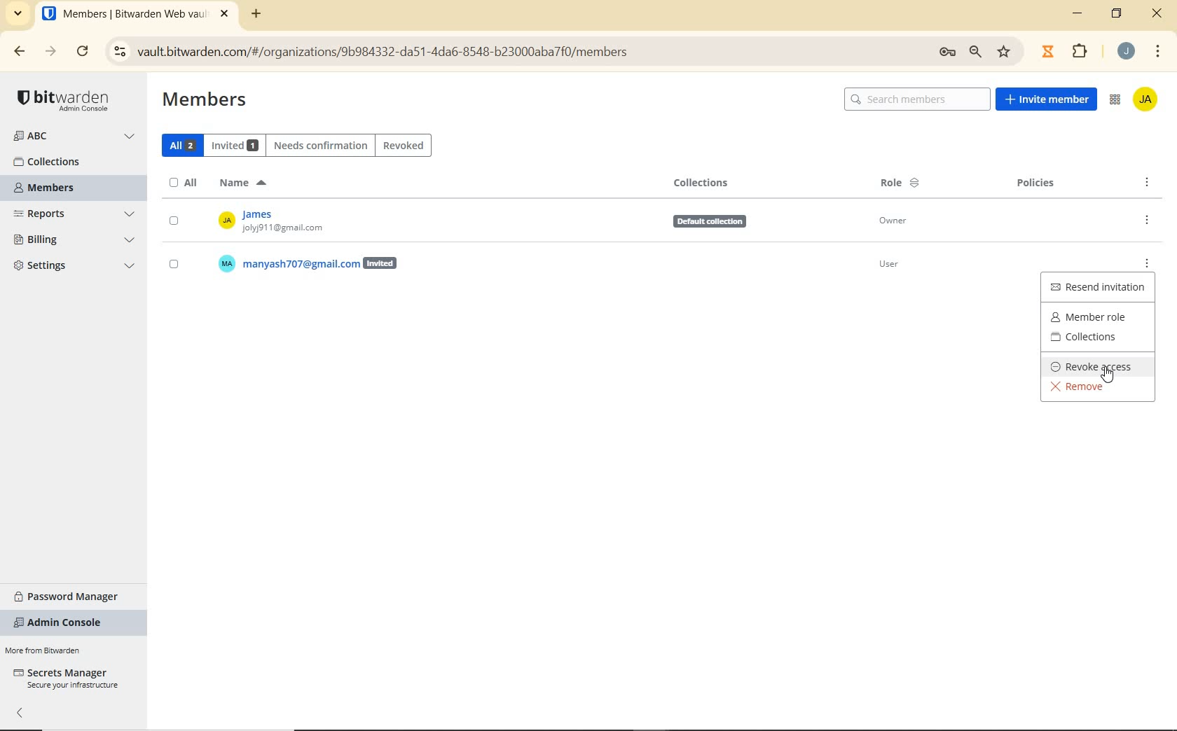 The image size is (1177, 731). What do you see at coordinates (20, 52) in the screenshot?
I see `BACK` at bounding box center [20, 52].